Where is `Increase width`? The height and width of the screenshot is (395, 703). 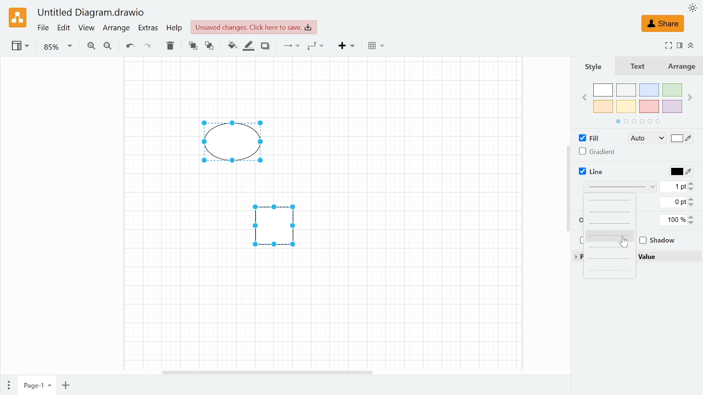
Increase width is located at coordinates (694, 183).